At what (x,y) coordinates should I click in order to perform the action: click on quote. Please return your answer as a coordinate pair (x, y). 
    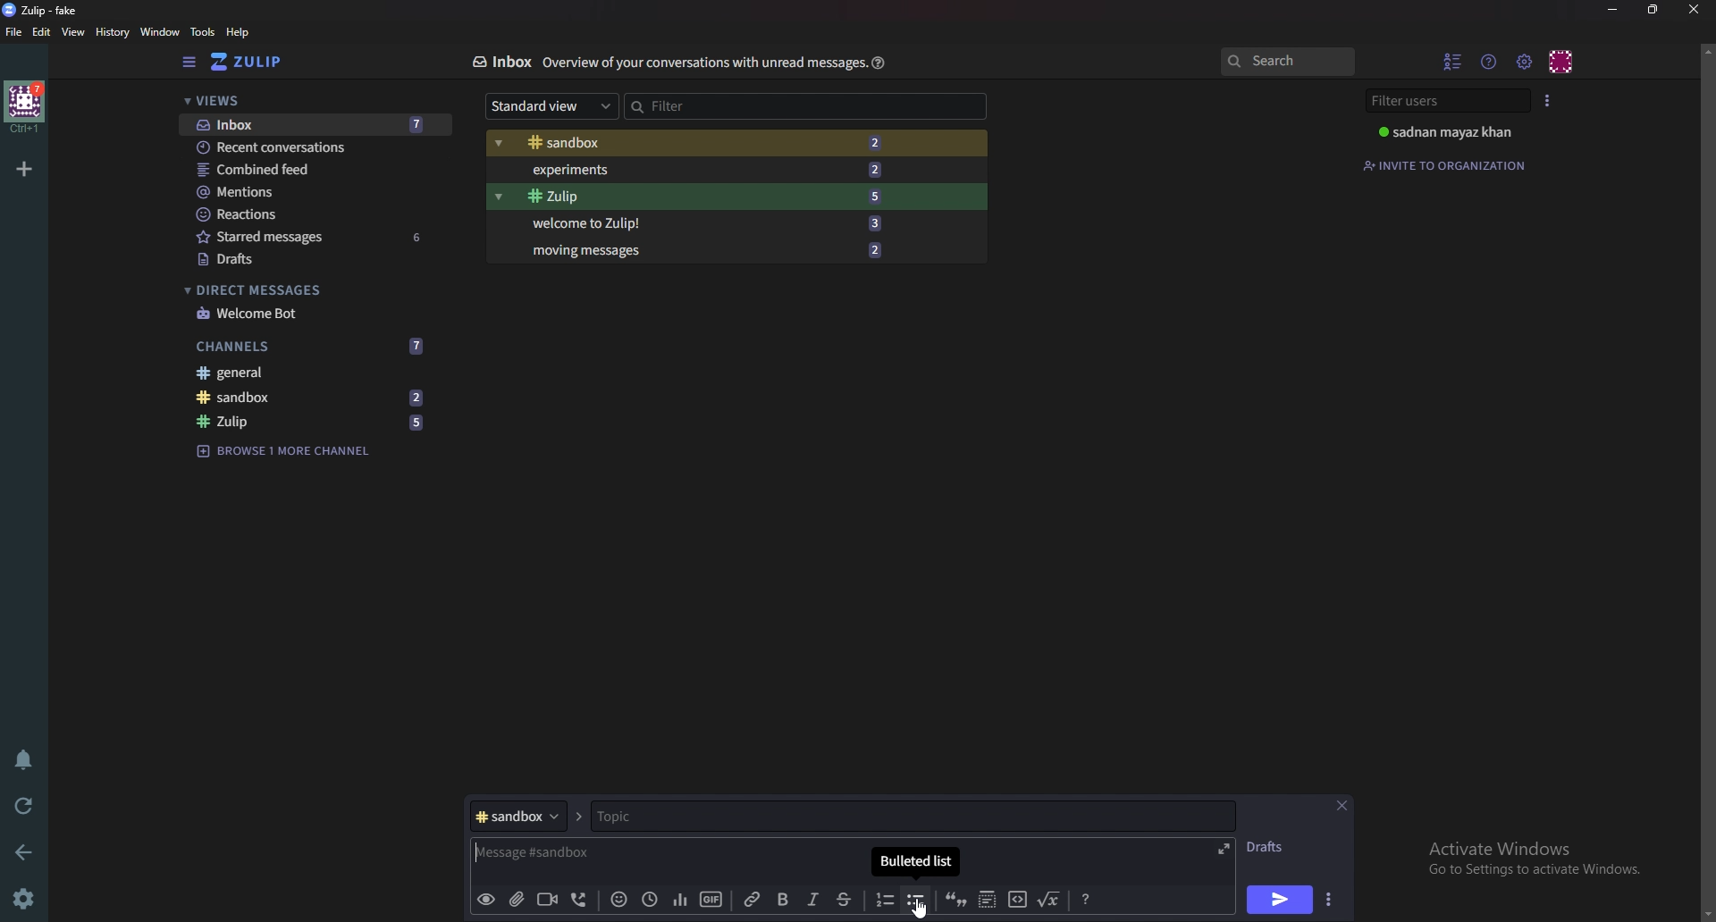
    Looking at the image, I should click on (955, 898).